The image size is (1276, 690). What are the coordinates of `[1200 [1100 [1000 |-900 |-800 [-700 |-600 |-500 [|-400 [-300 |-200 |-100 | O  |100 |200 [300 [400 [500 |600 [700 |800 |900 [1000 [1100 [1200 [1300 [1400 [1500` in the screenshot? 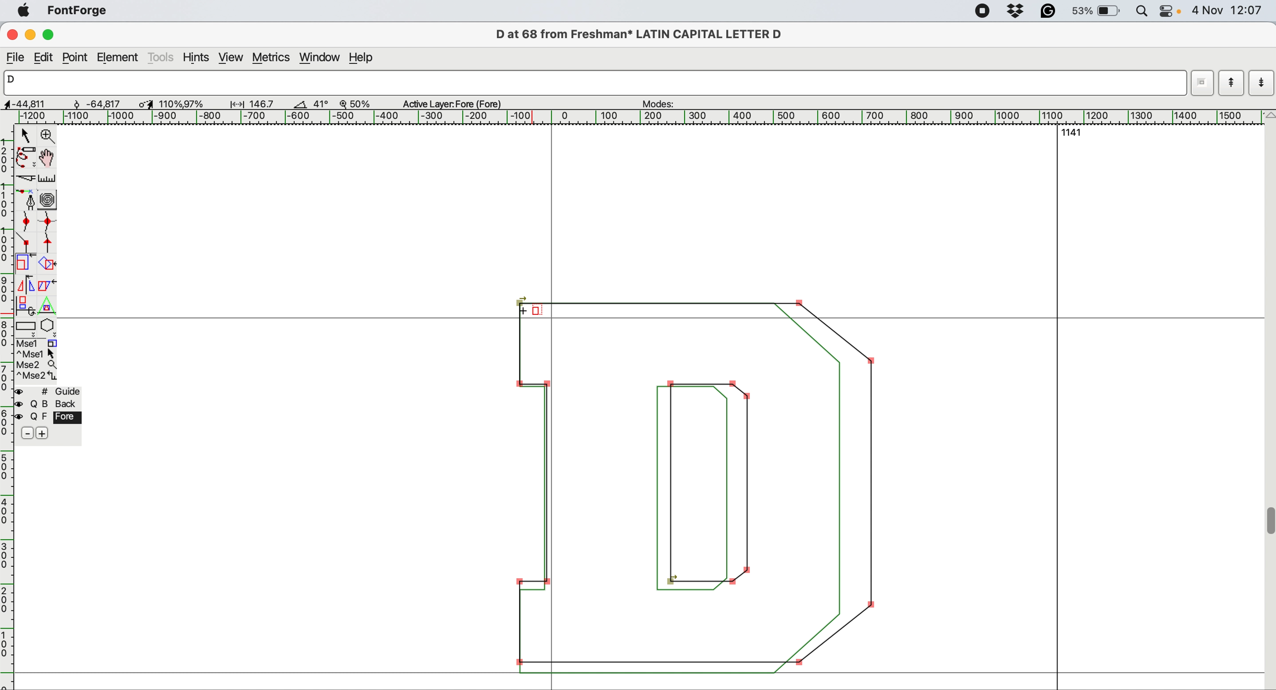 It's located at (634, 116).